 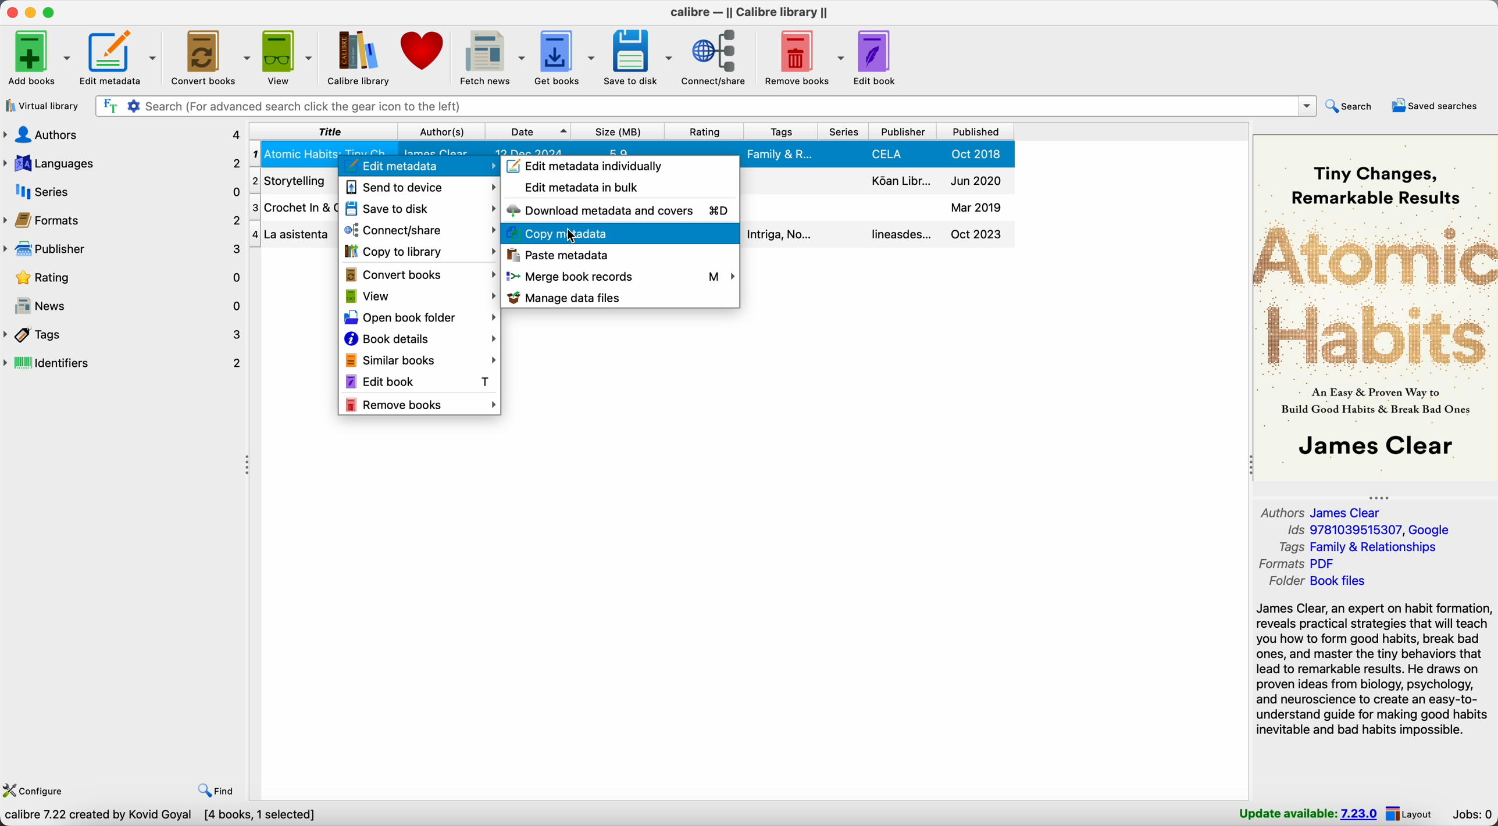 I want to click on minimize calibre, so click(x=31, y=13).